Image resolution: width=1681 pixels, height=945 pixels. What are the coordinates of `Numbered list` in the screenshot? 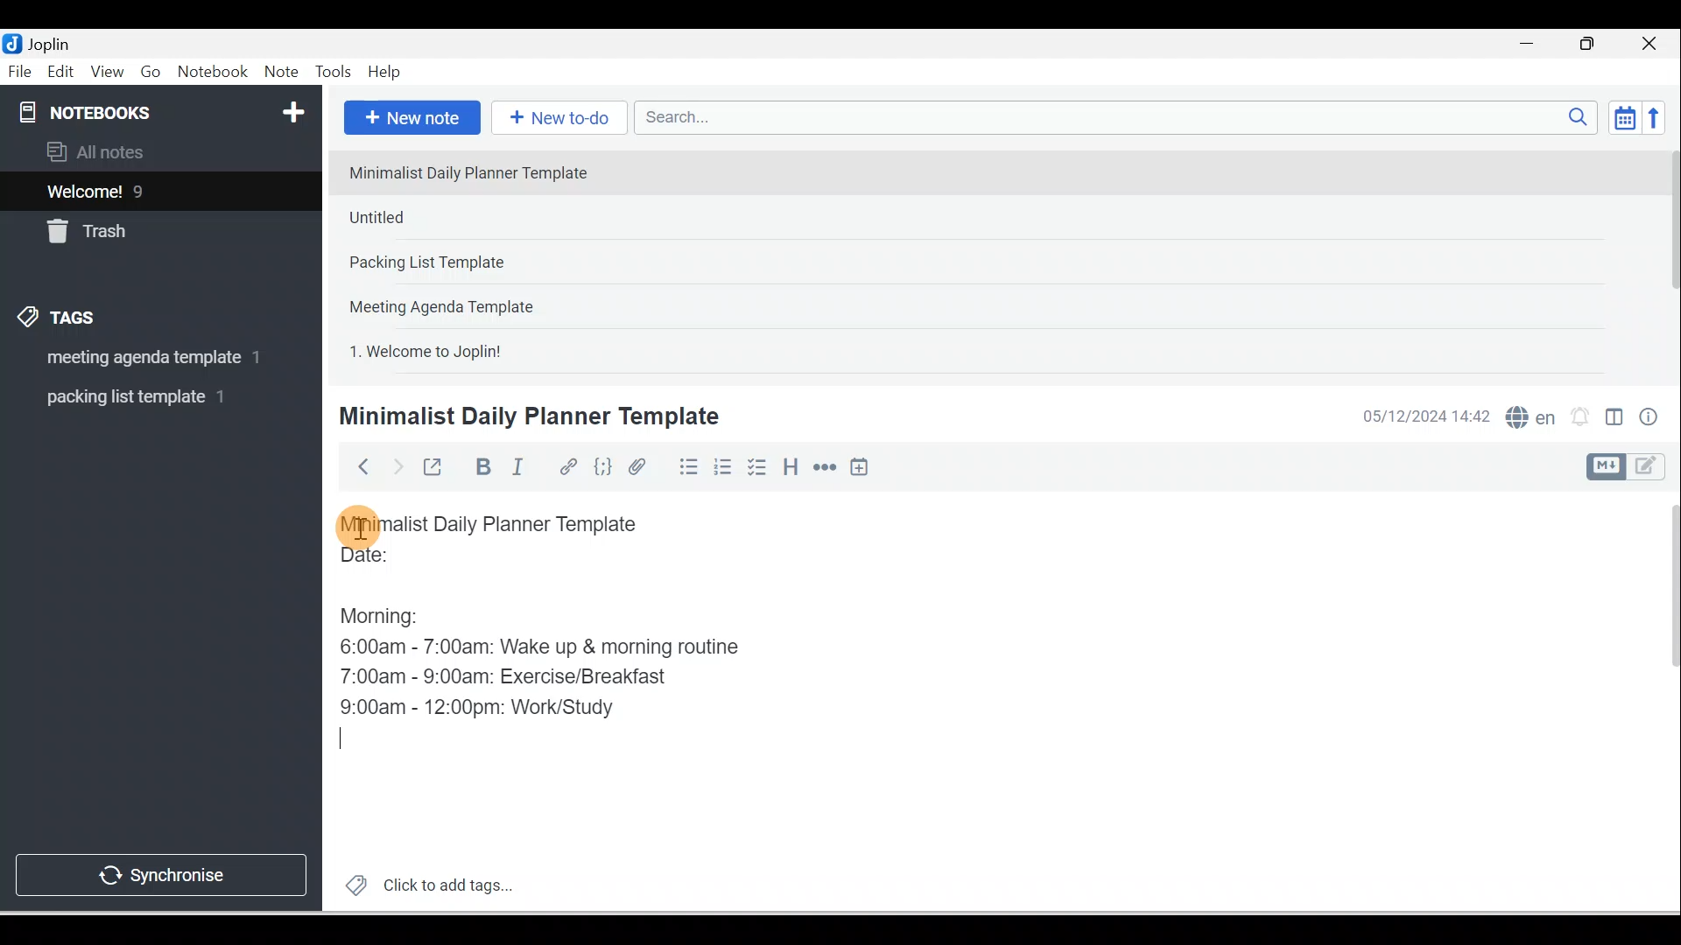 It's located at (723, 466).